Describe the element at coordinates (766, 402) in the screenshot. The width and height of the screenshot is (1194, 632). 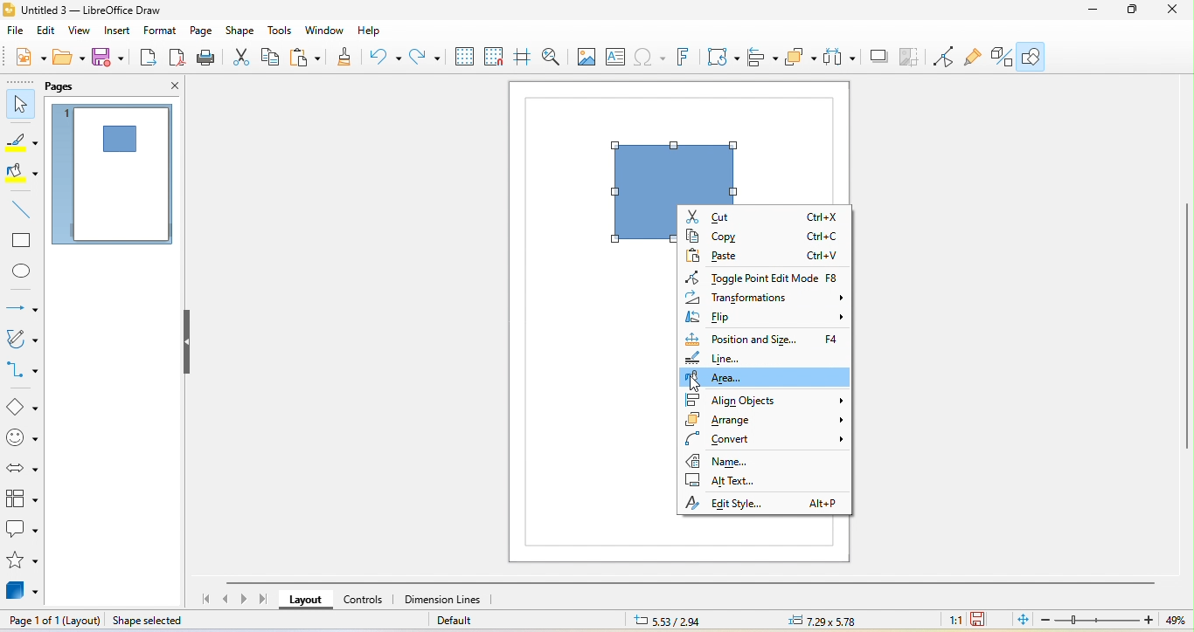
I see `align objects` at that location.